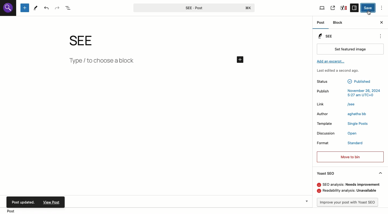  Describe the element at coordinates (36, 202) in the screenshot. I see `Post updated. view post` at that location.